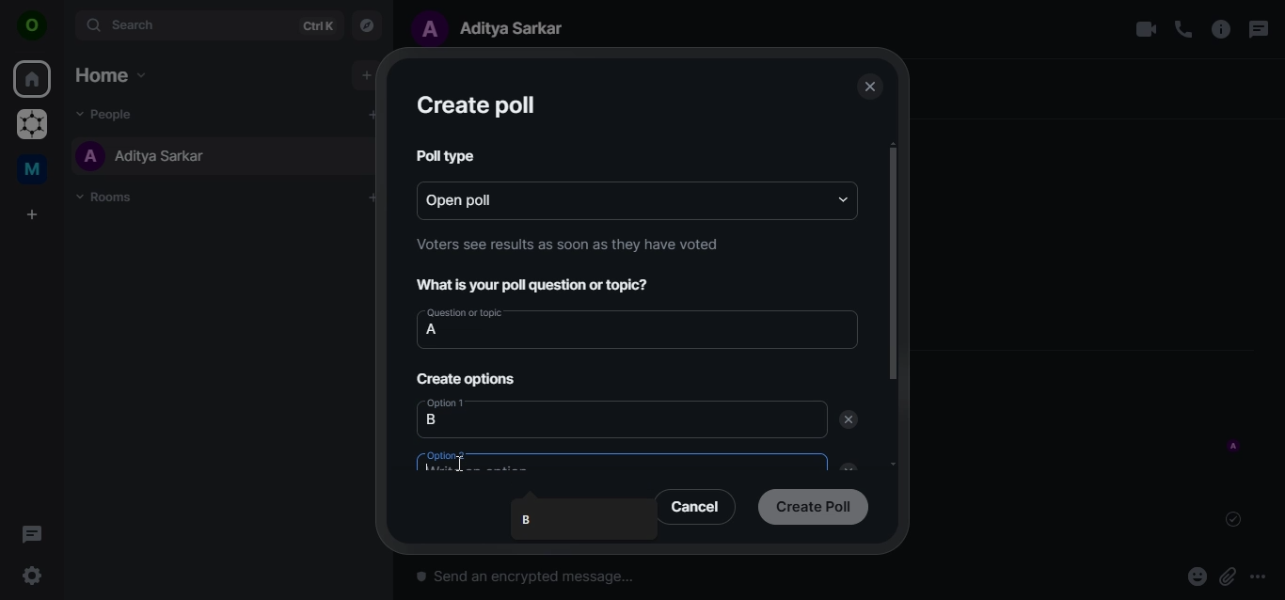  I want to click on voice call, so click(1183, 29).